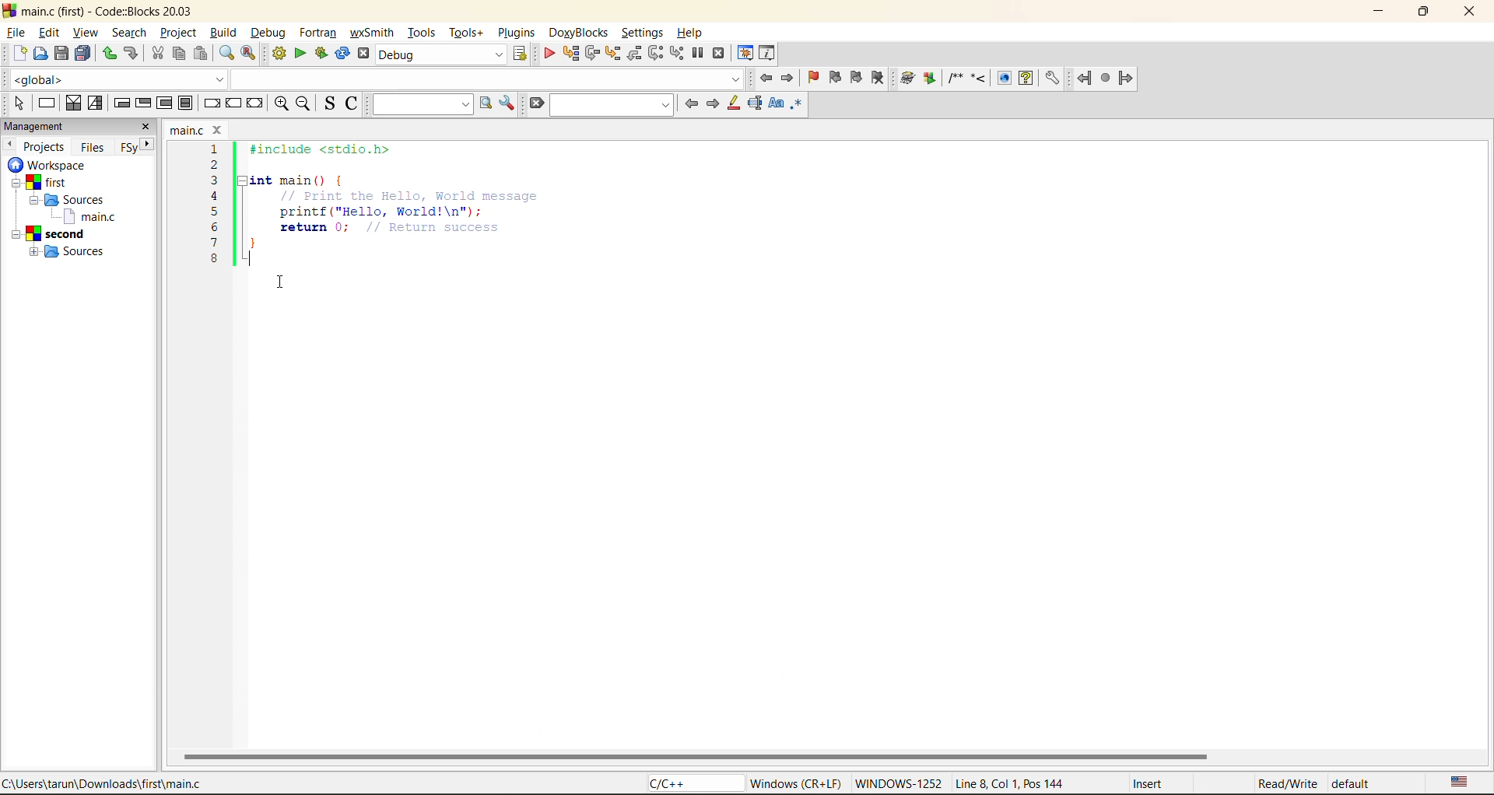 The width and height of the screenshot is (1494, 795). I want to click on edit, so click(49, 32).